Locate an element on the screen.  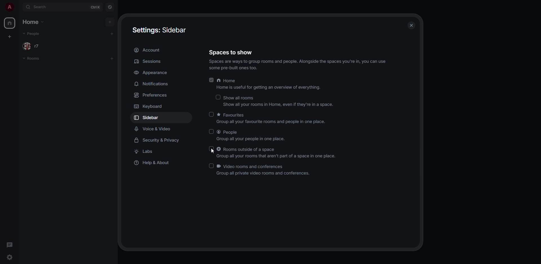
click to enable is located at coordinates (210, 166).